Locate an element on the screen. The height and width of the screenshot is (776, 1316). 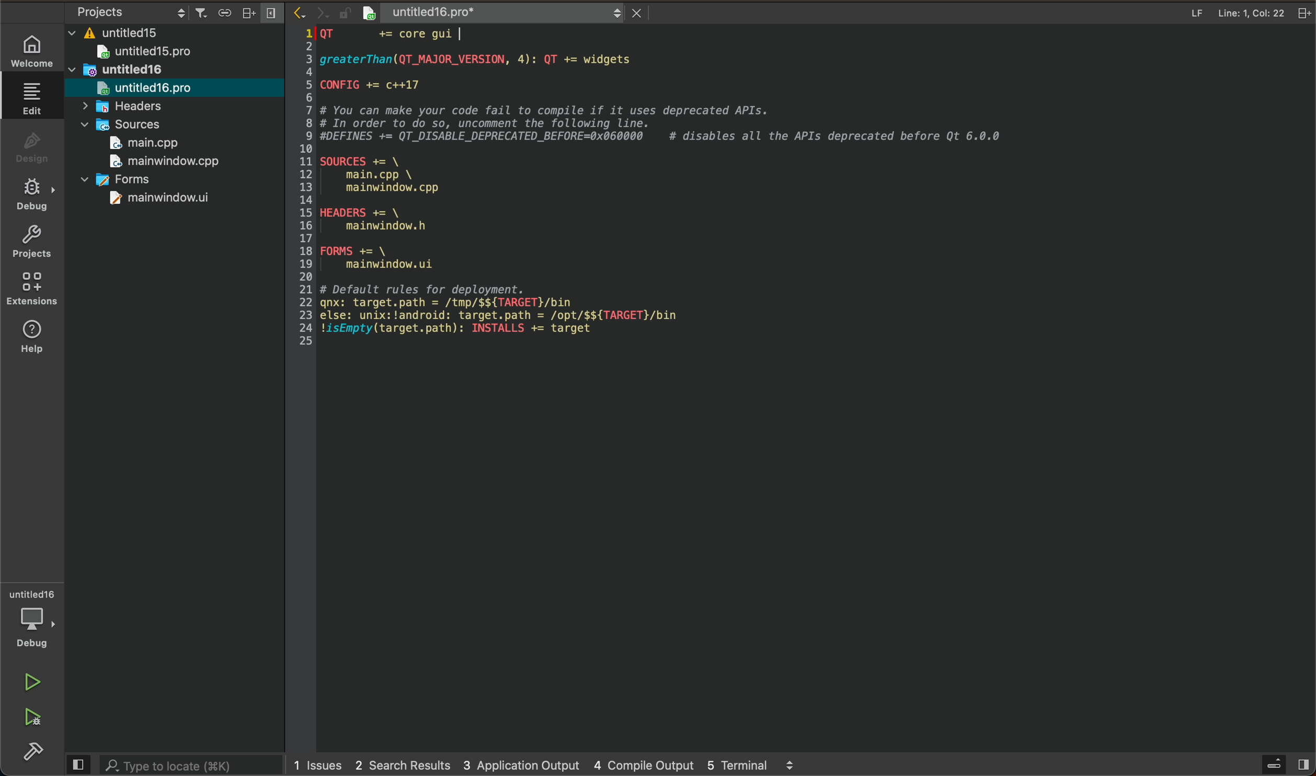
main.cpp is located at coordinates (147, 144).